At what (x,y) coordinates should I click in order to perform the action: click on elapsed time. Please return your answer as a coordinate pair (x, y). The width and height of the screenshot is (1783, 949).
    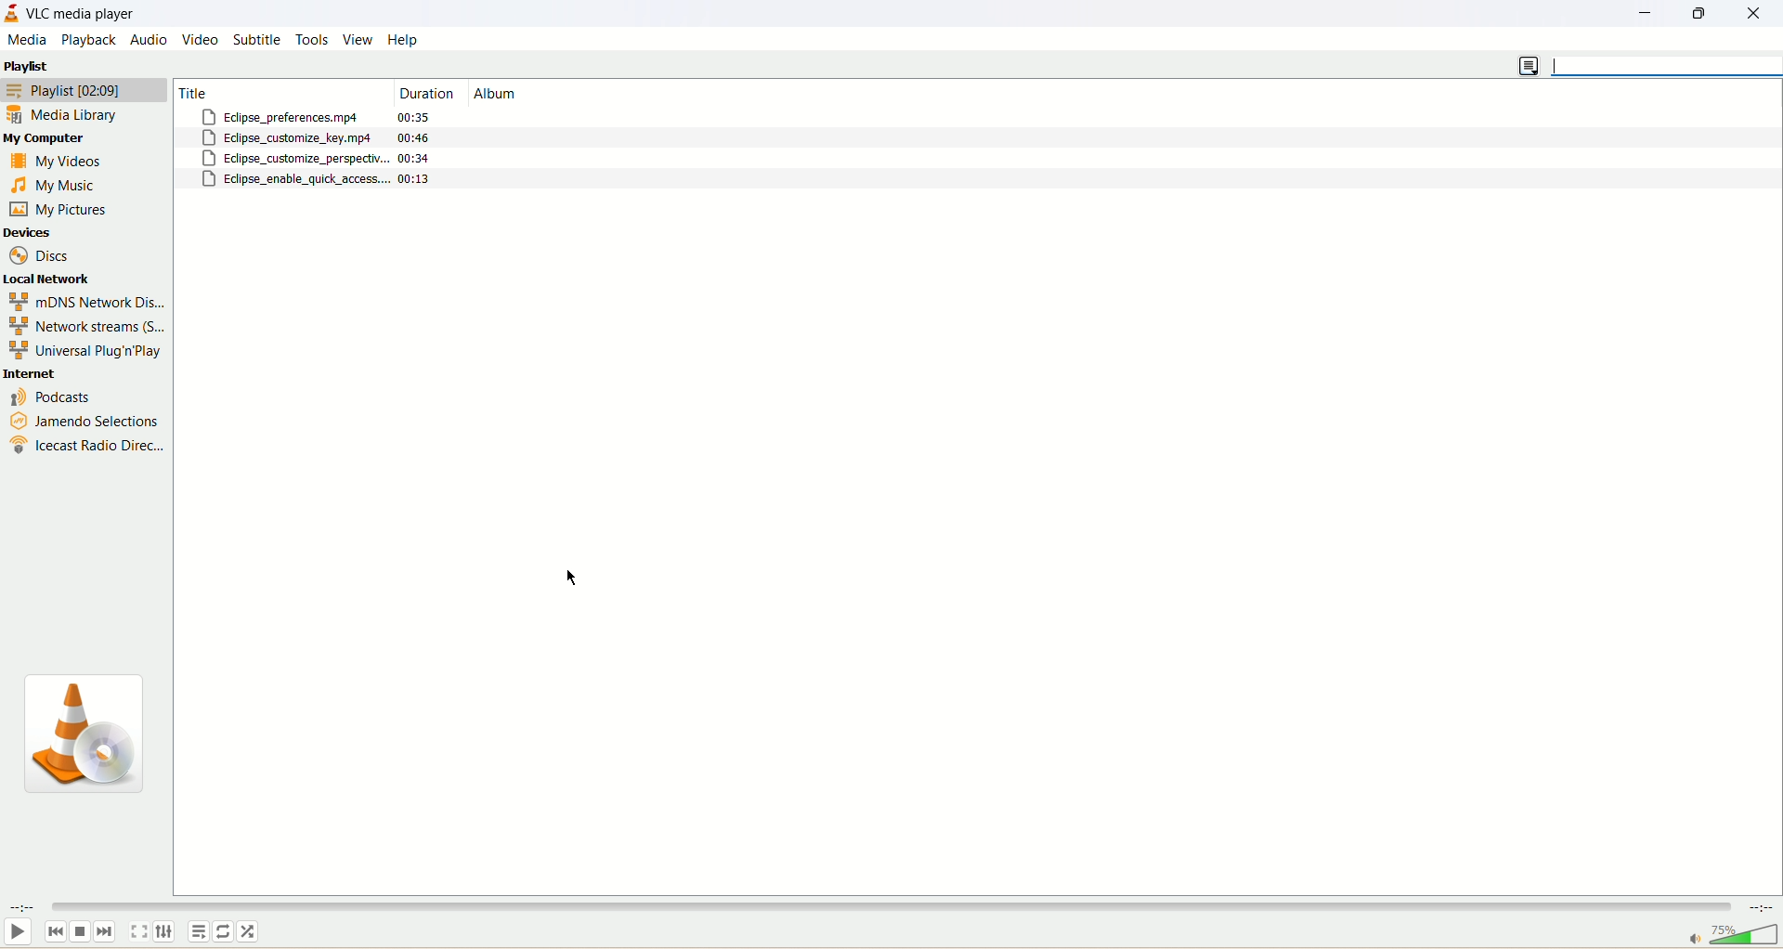
    Looking at the image, I should click on (23, 907).